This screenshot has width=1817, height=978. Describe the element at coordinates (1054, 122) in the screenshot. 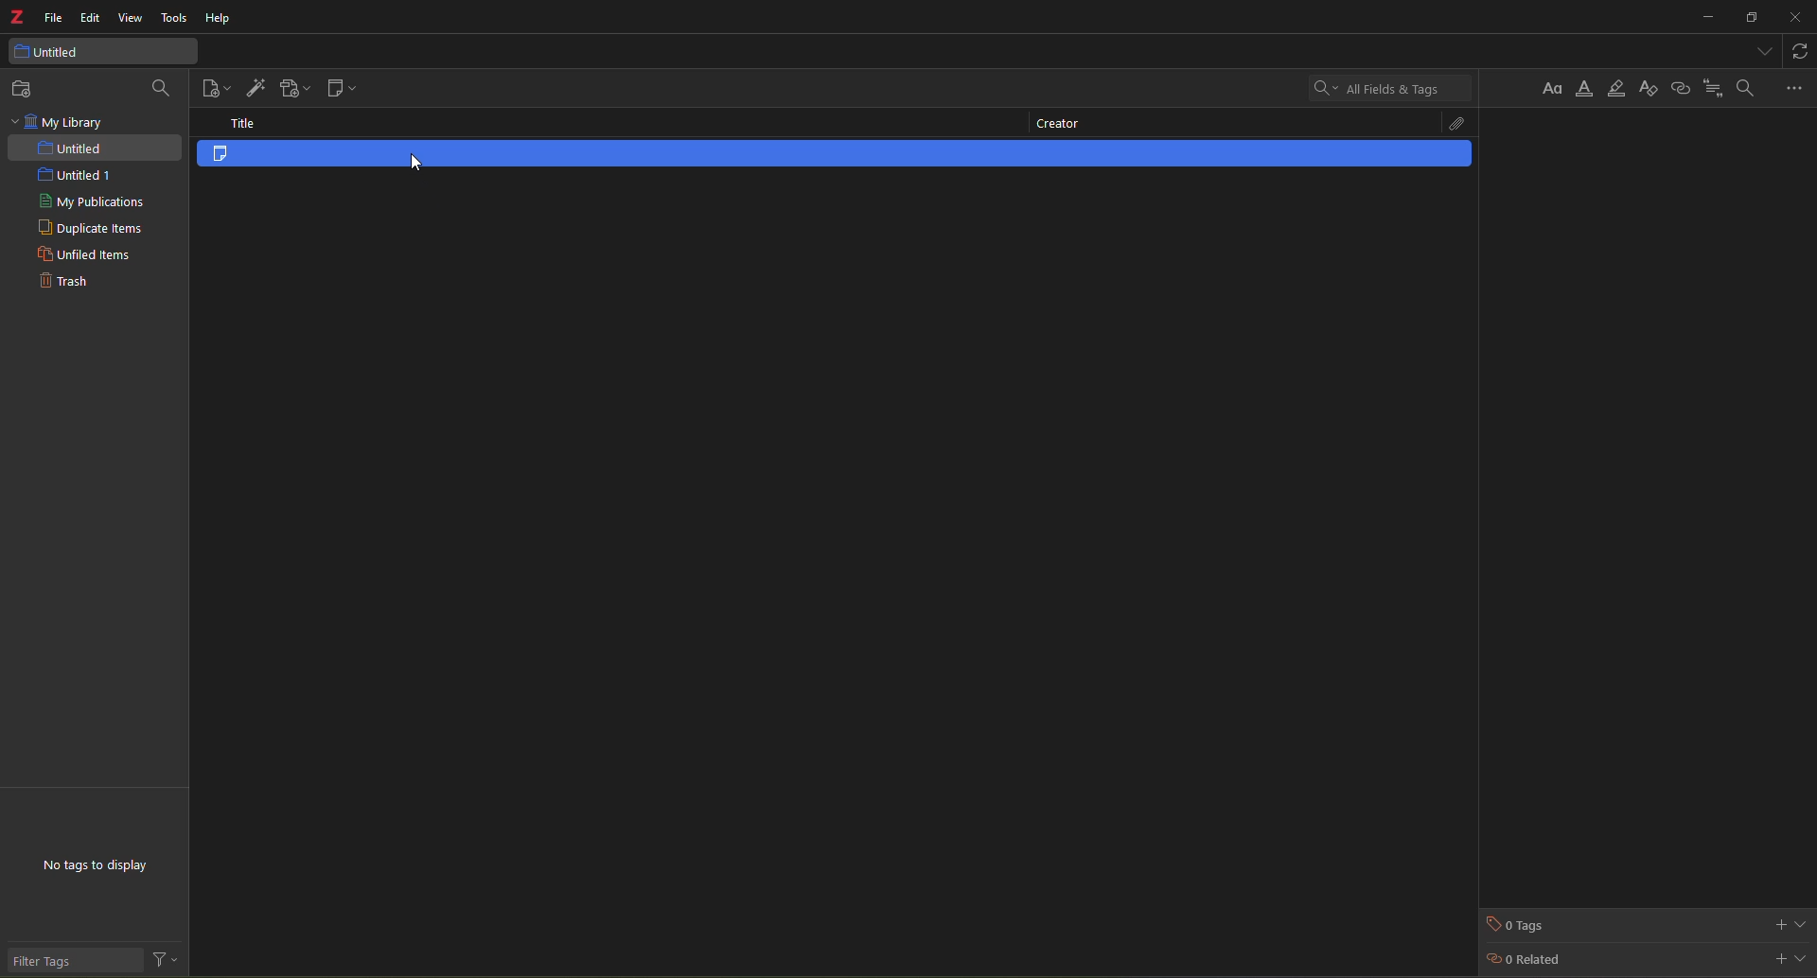

I see `creator` at that location.